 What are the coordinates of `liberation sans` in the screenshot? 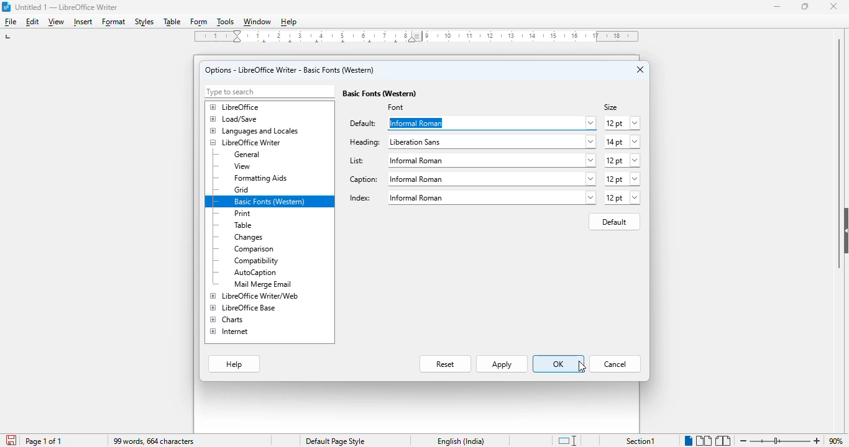 It's located at (492, 179).